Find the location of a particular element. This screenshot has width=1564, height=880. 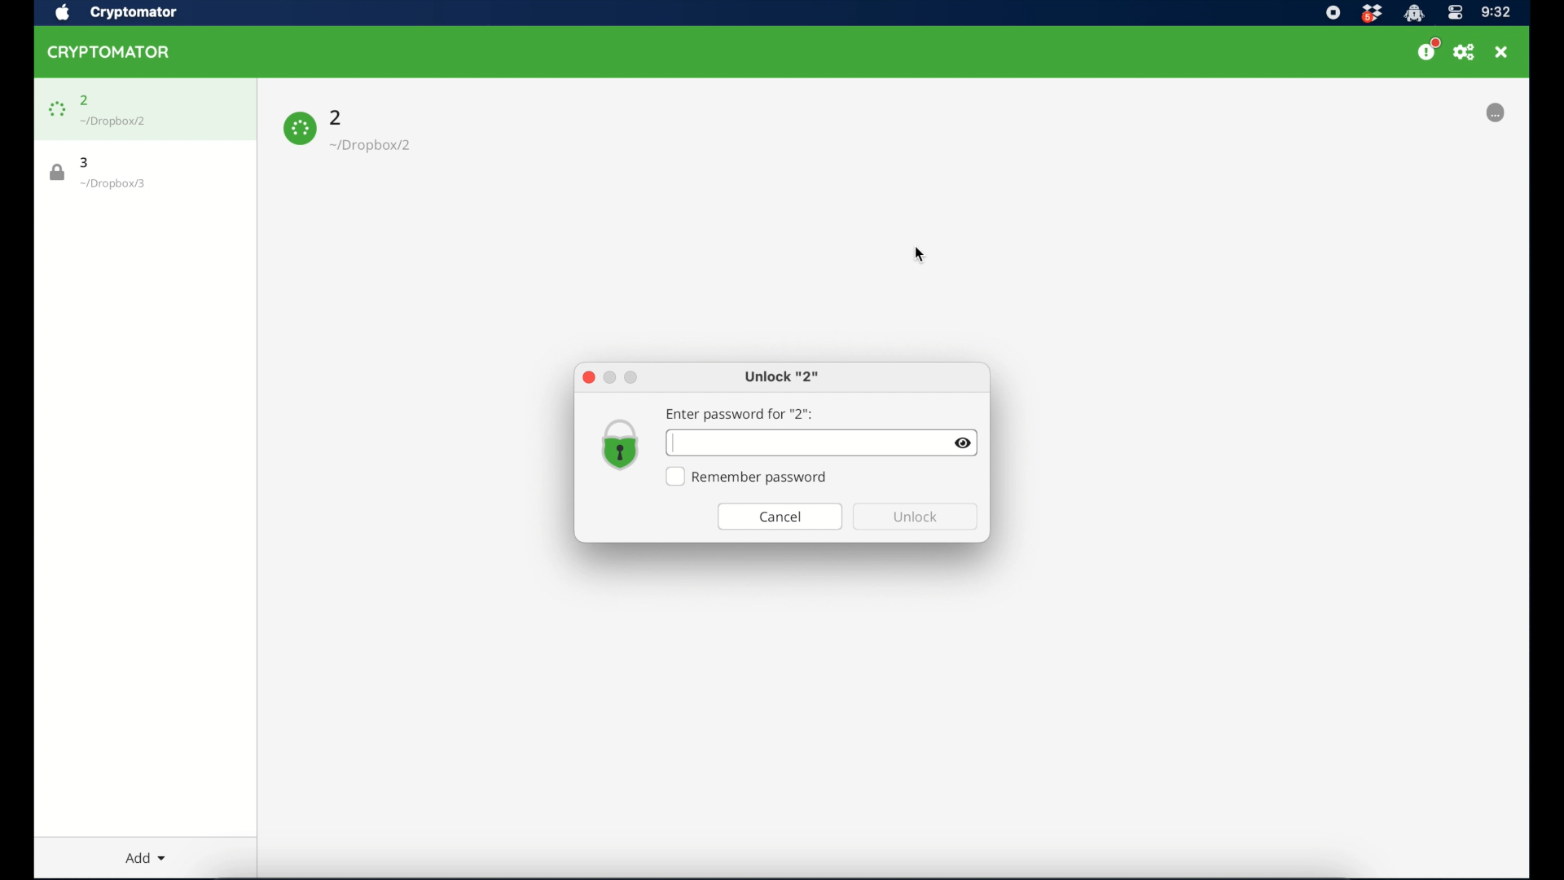

lock icon is located at coordinates (57, 173).